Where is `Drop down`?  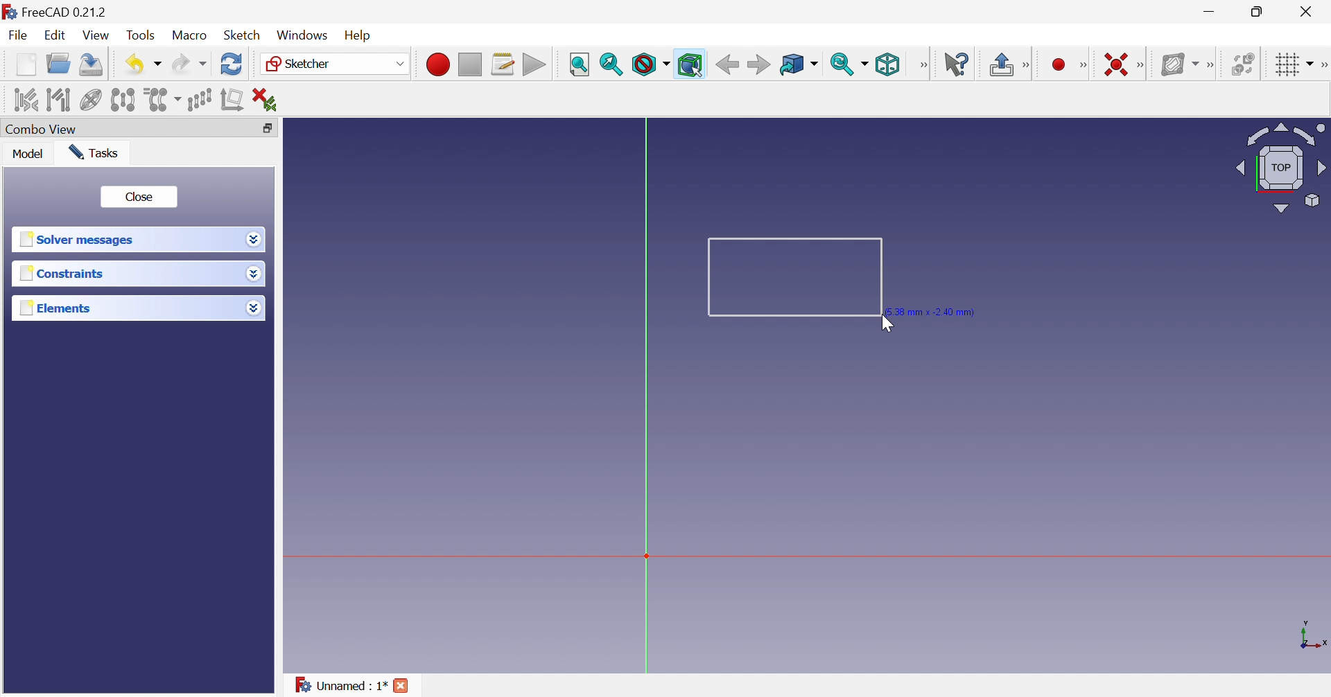 Drop down is located at coordinates (256, 240).